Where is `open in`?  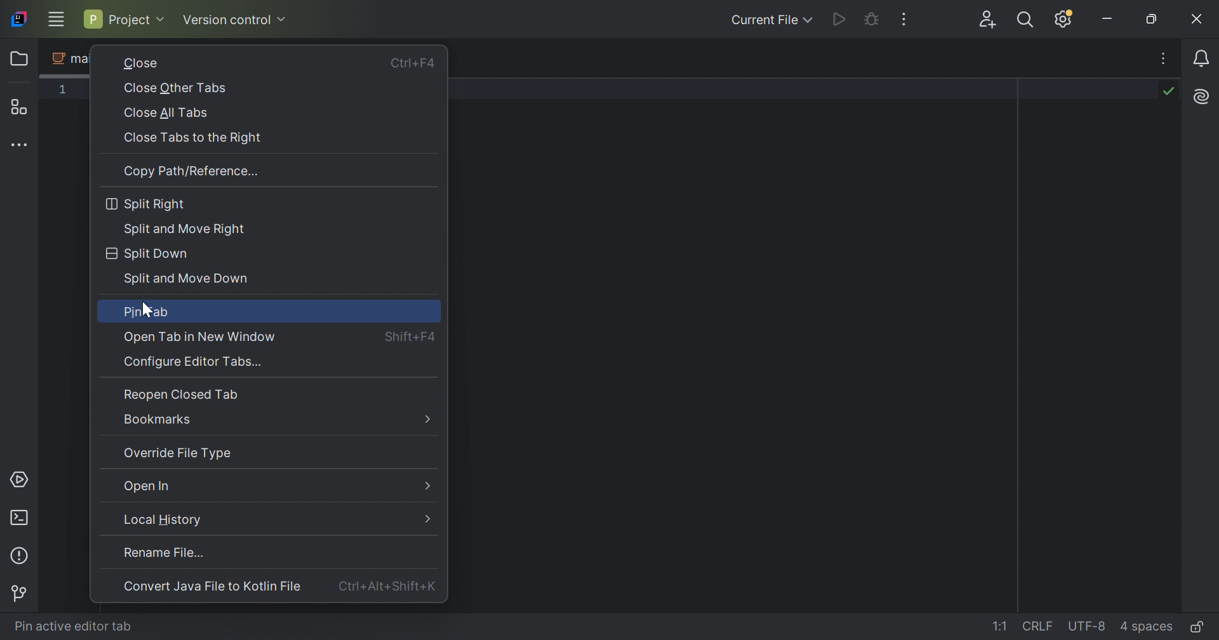
open in is located at coordinates (148, 484).